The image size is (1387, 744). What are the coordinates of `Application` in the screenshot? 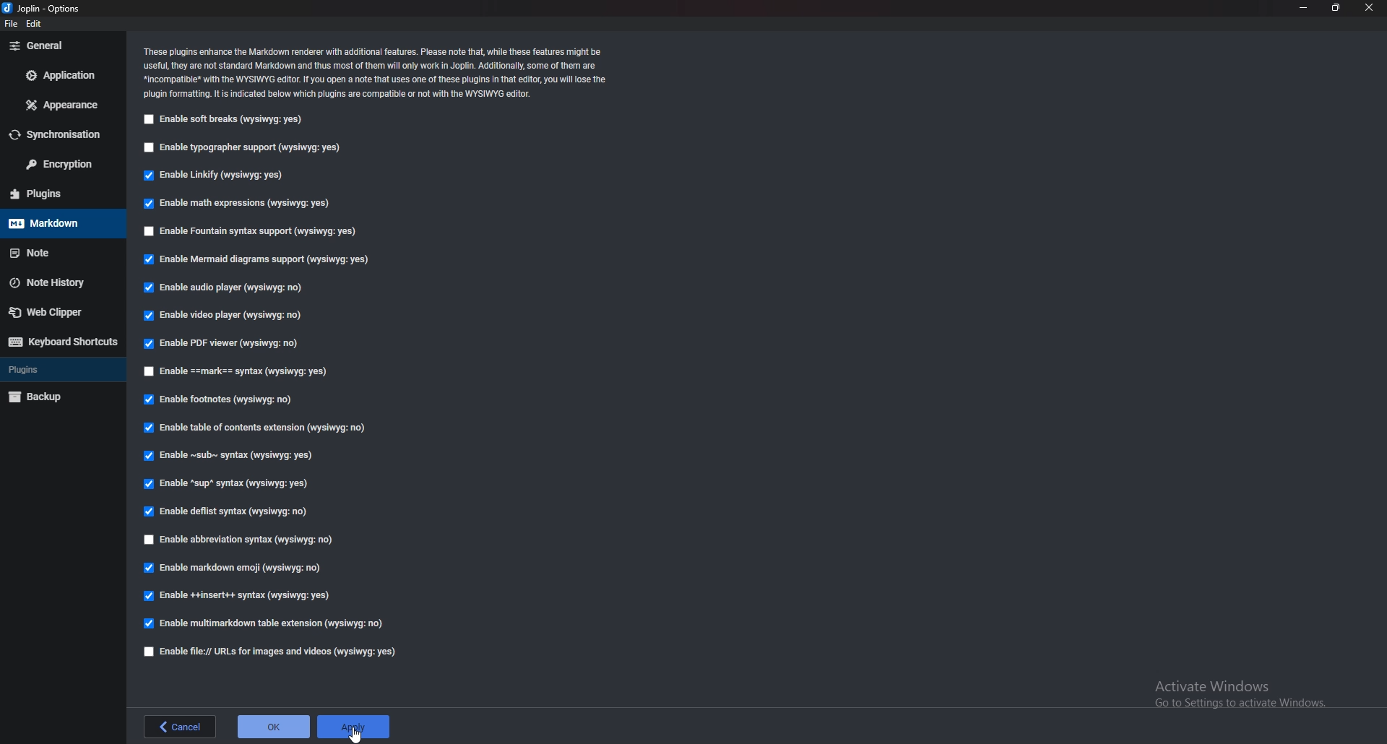 It's located at (60, 76).